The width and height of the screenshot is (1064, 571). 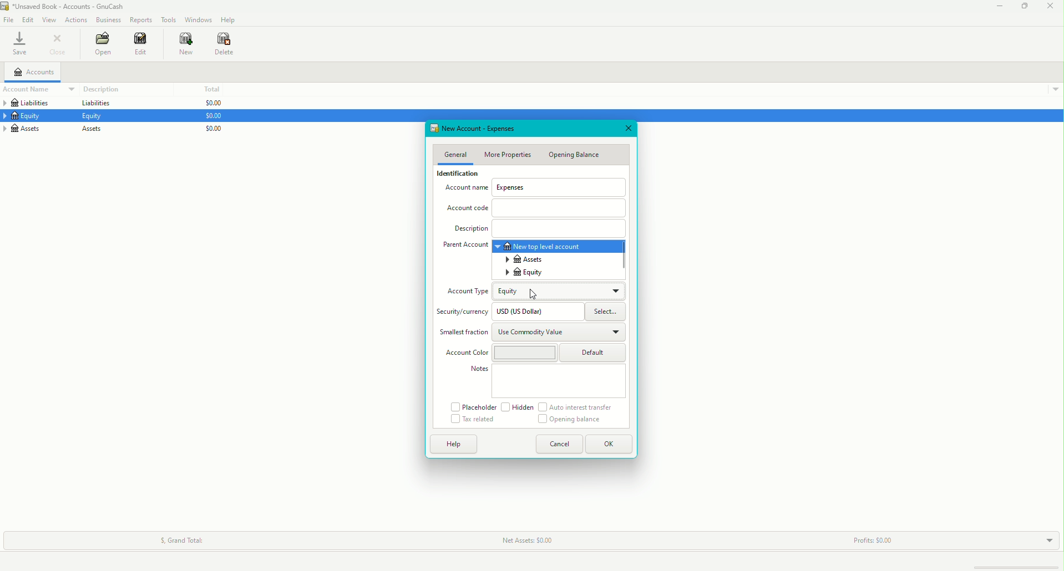 I want to click on Windows, so click(x=197, y=19).